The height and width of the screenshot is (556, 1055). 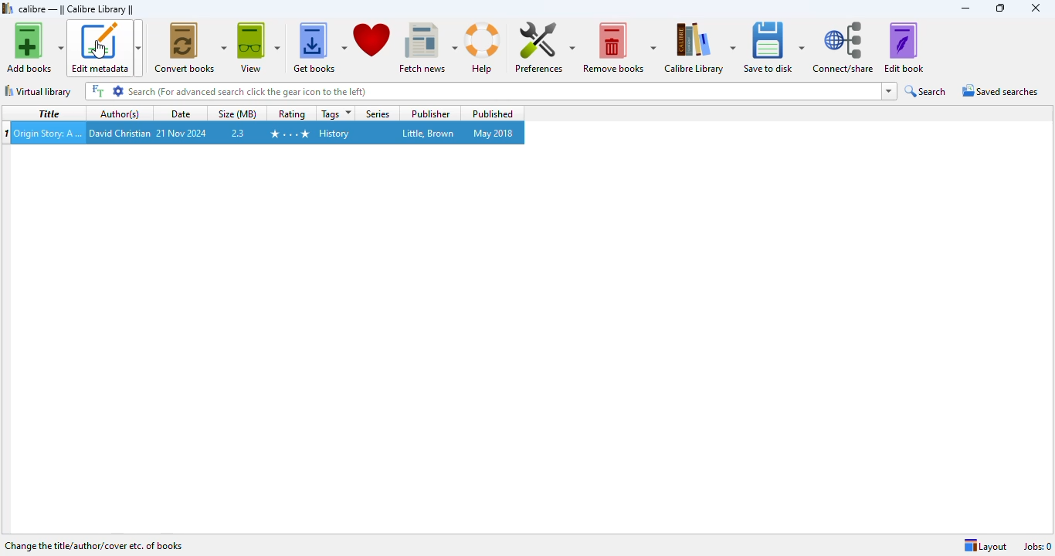 I want to click on change the title/author/cover etc. of books, so click(x=93, y=545).